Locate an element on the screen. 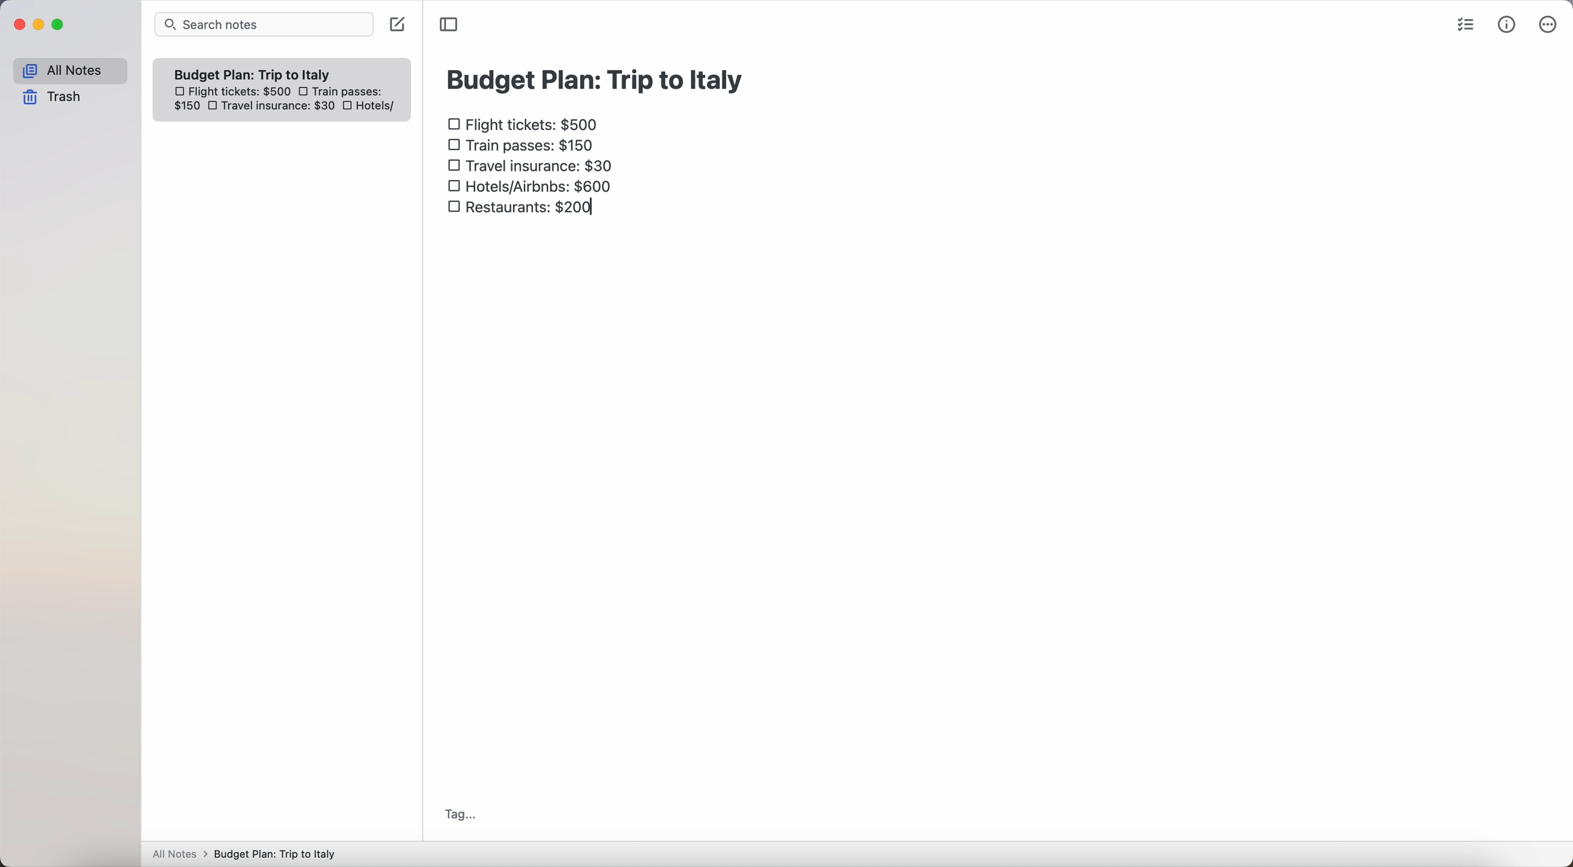 The width and height of the screenshot is (1573, 867). All notes > Budget Plan: Trip to Italy is located at coordinates (250, 854).